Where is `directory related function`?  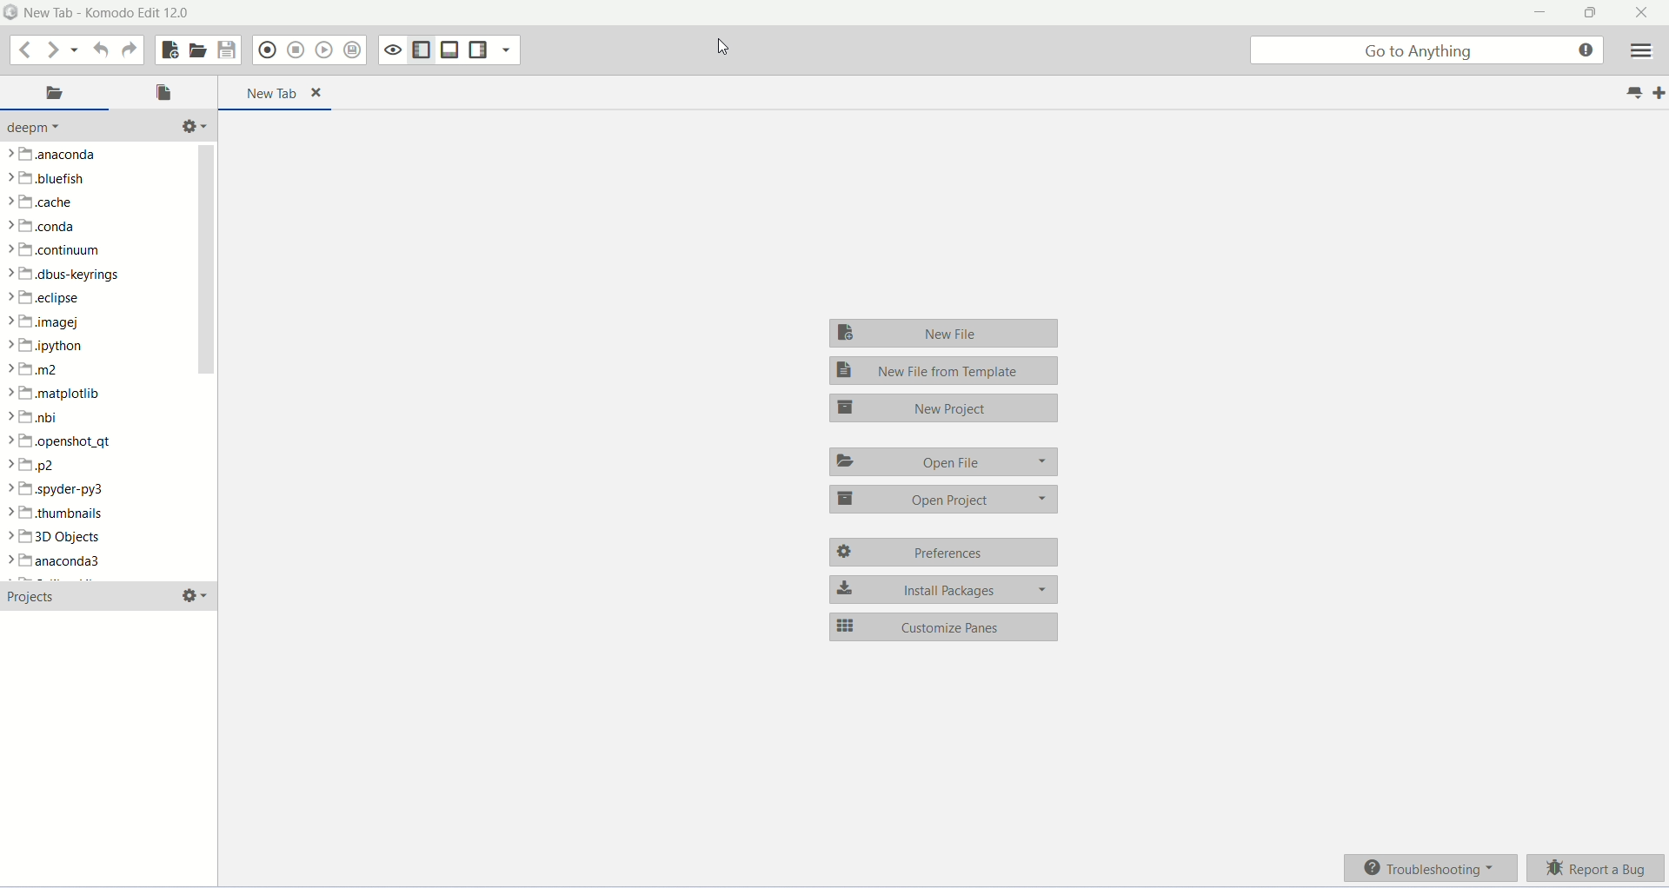
directory related function is located at coordinates (192, 126).